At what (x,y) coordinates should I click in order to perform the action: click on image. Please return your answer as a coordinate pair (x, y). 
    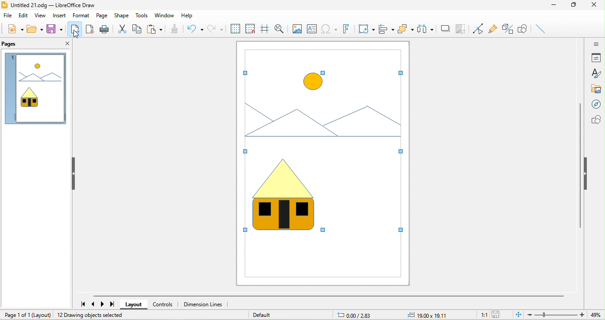
    Looking at the image, I should click on (297, 29).